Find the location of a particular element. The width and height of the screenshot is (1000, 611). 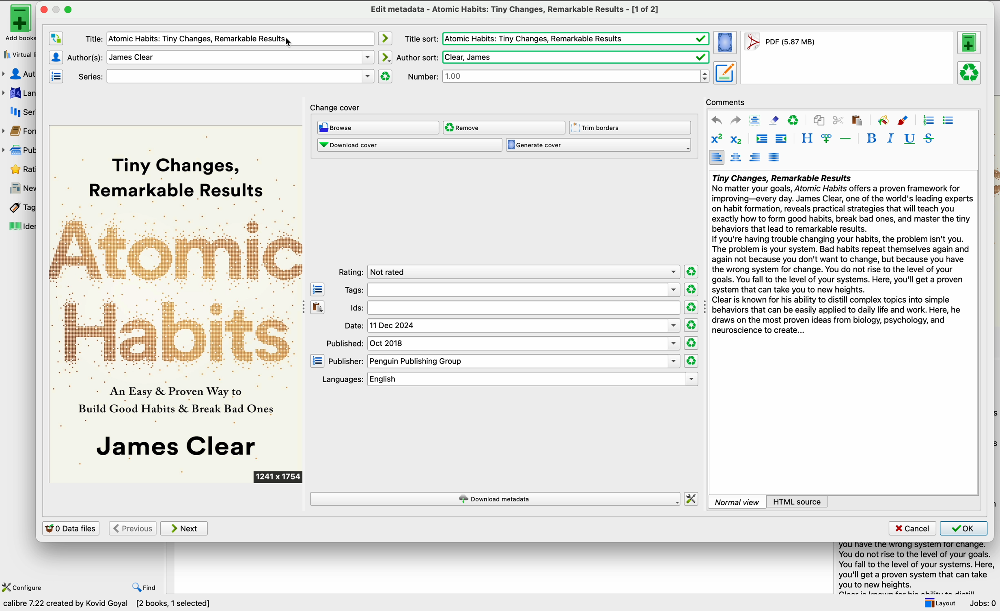

virtual library is located at coordinates (17, 54).